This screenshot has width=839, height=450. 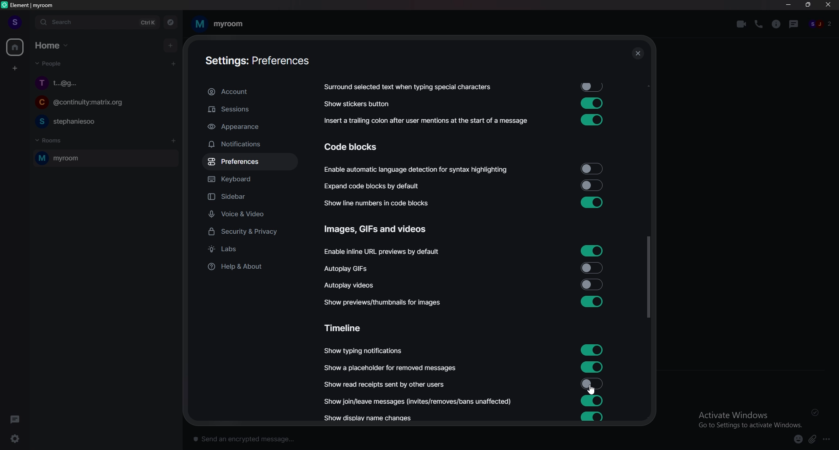 What do you see at coordinates (249, 266) in the screenshot?
I see `help` at bounding box center [249, 266].